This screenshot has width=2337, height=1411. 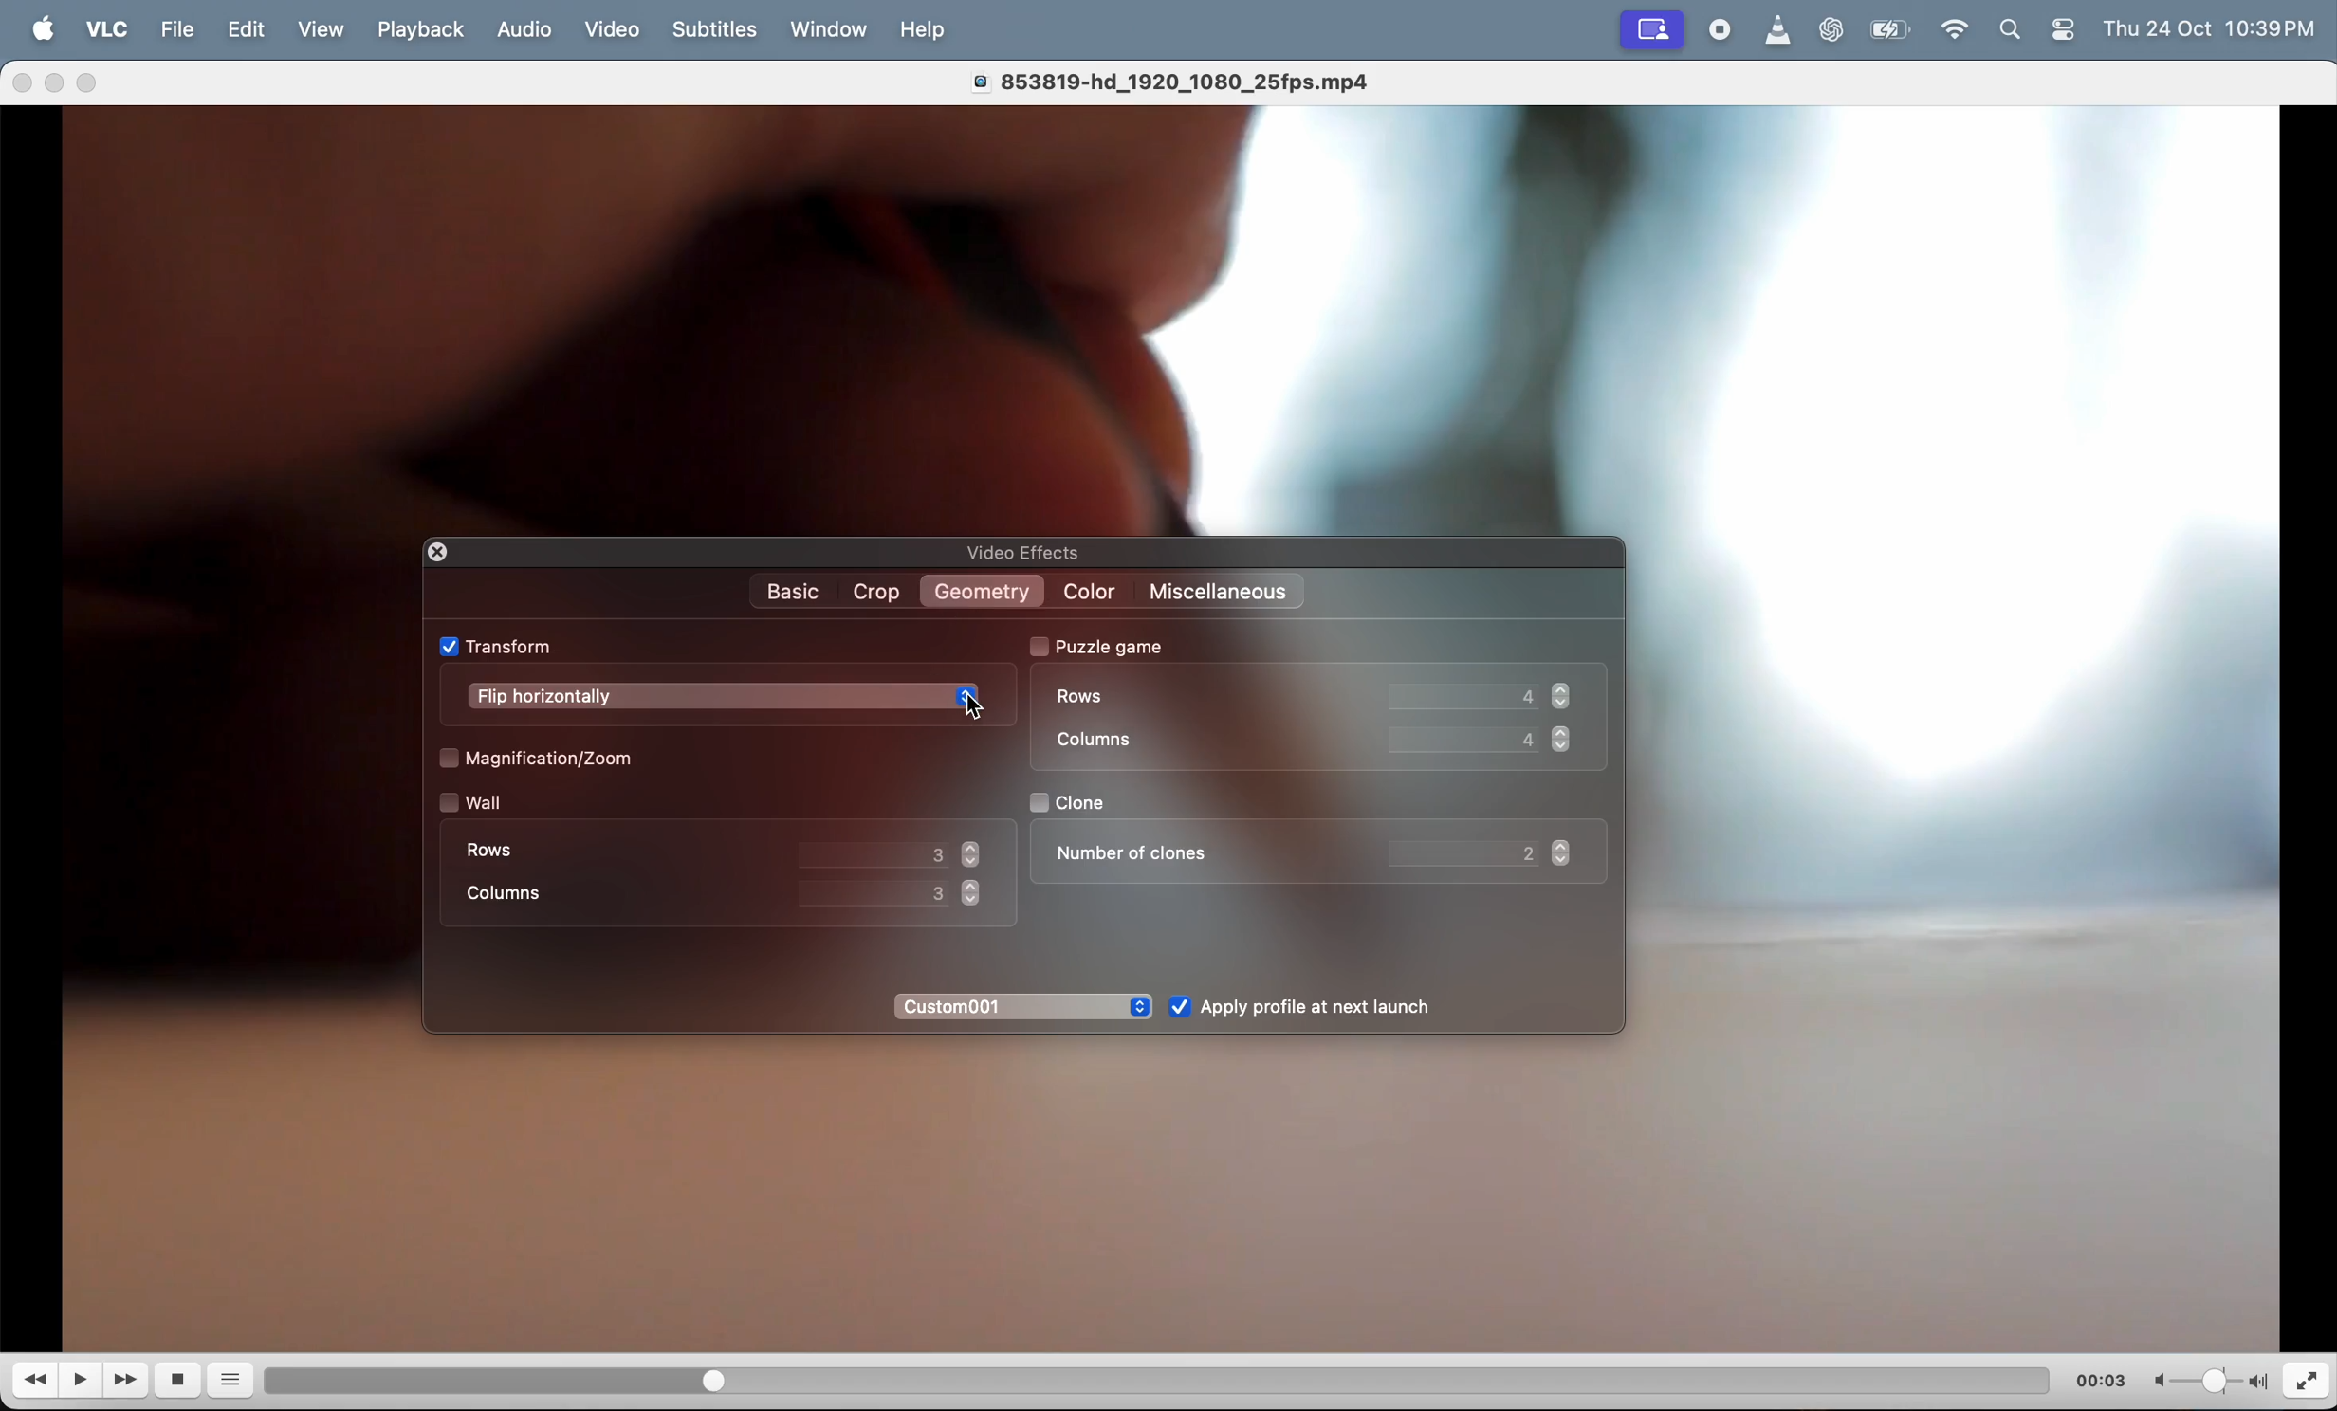 I want to click on view, so click(x=331, y=30).